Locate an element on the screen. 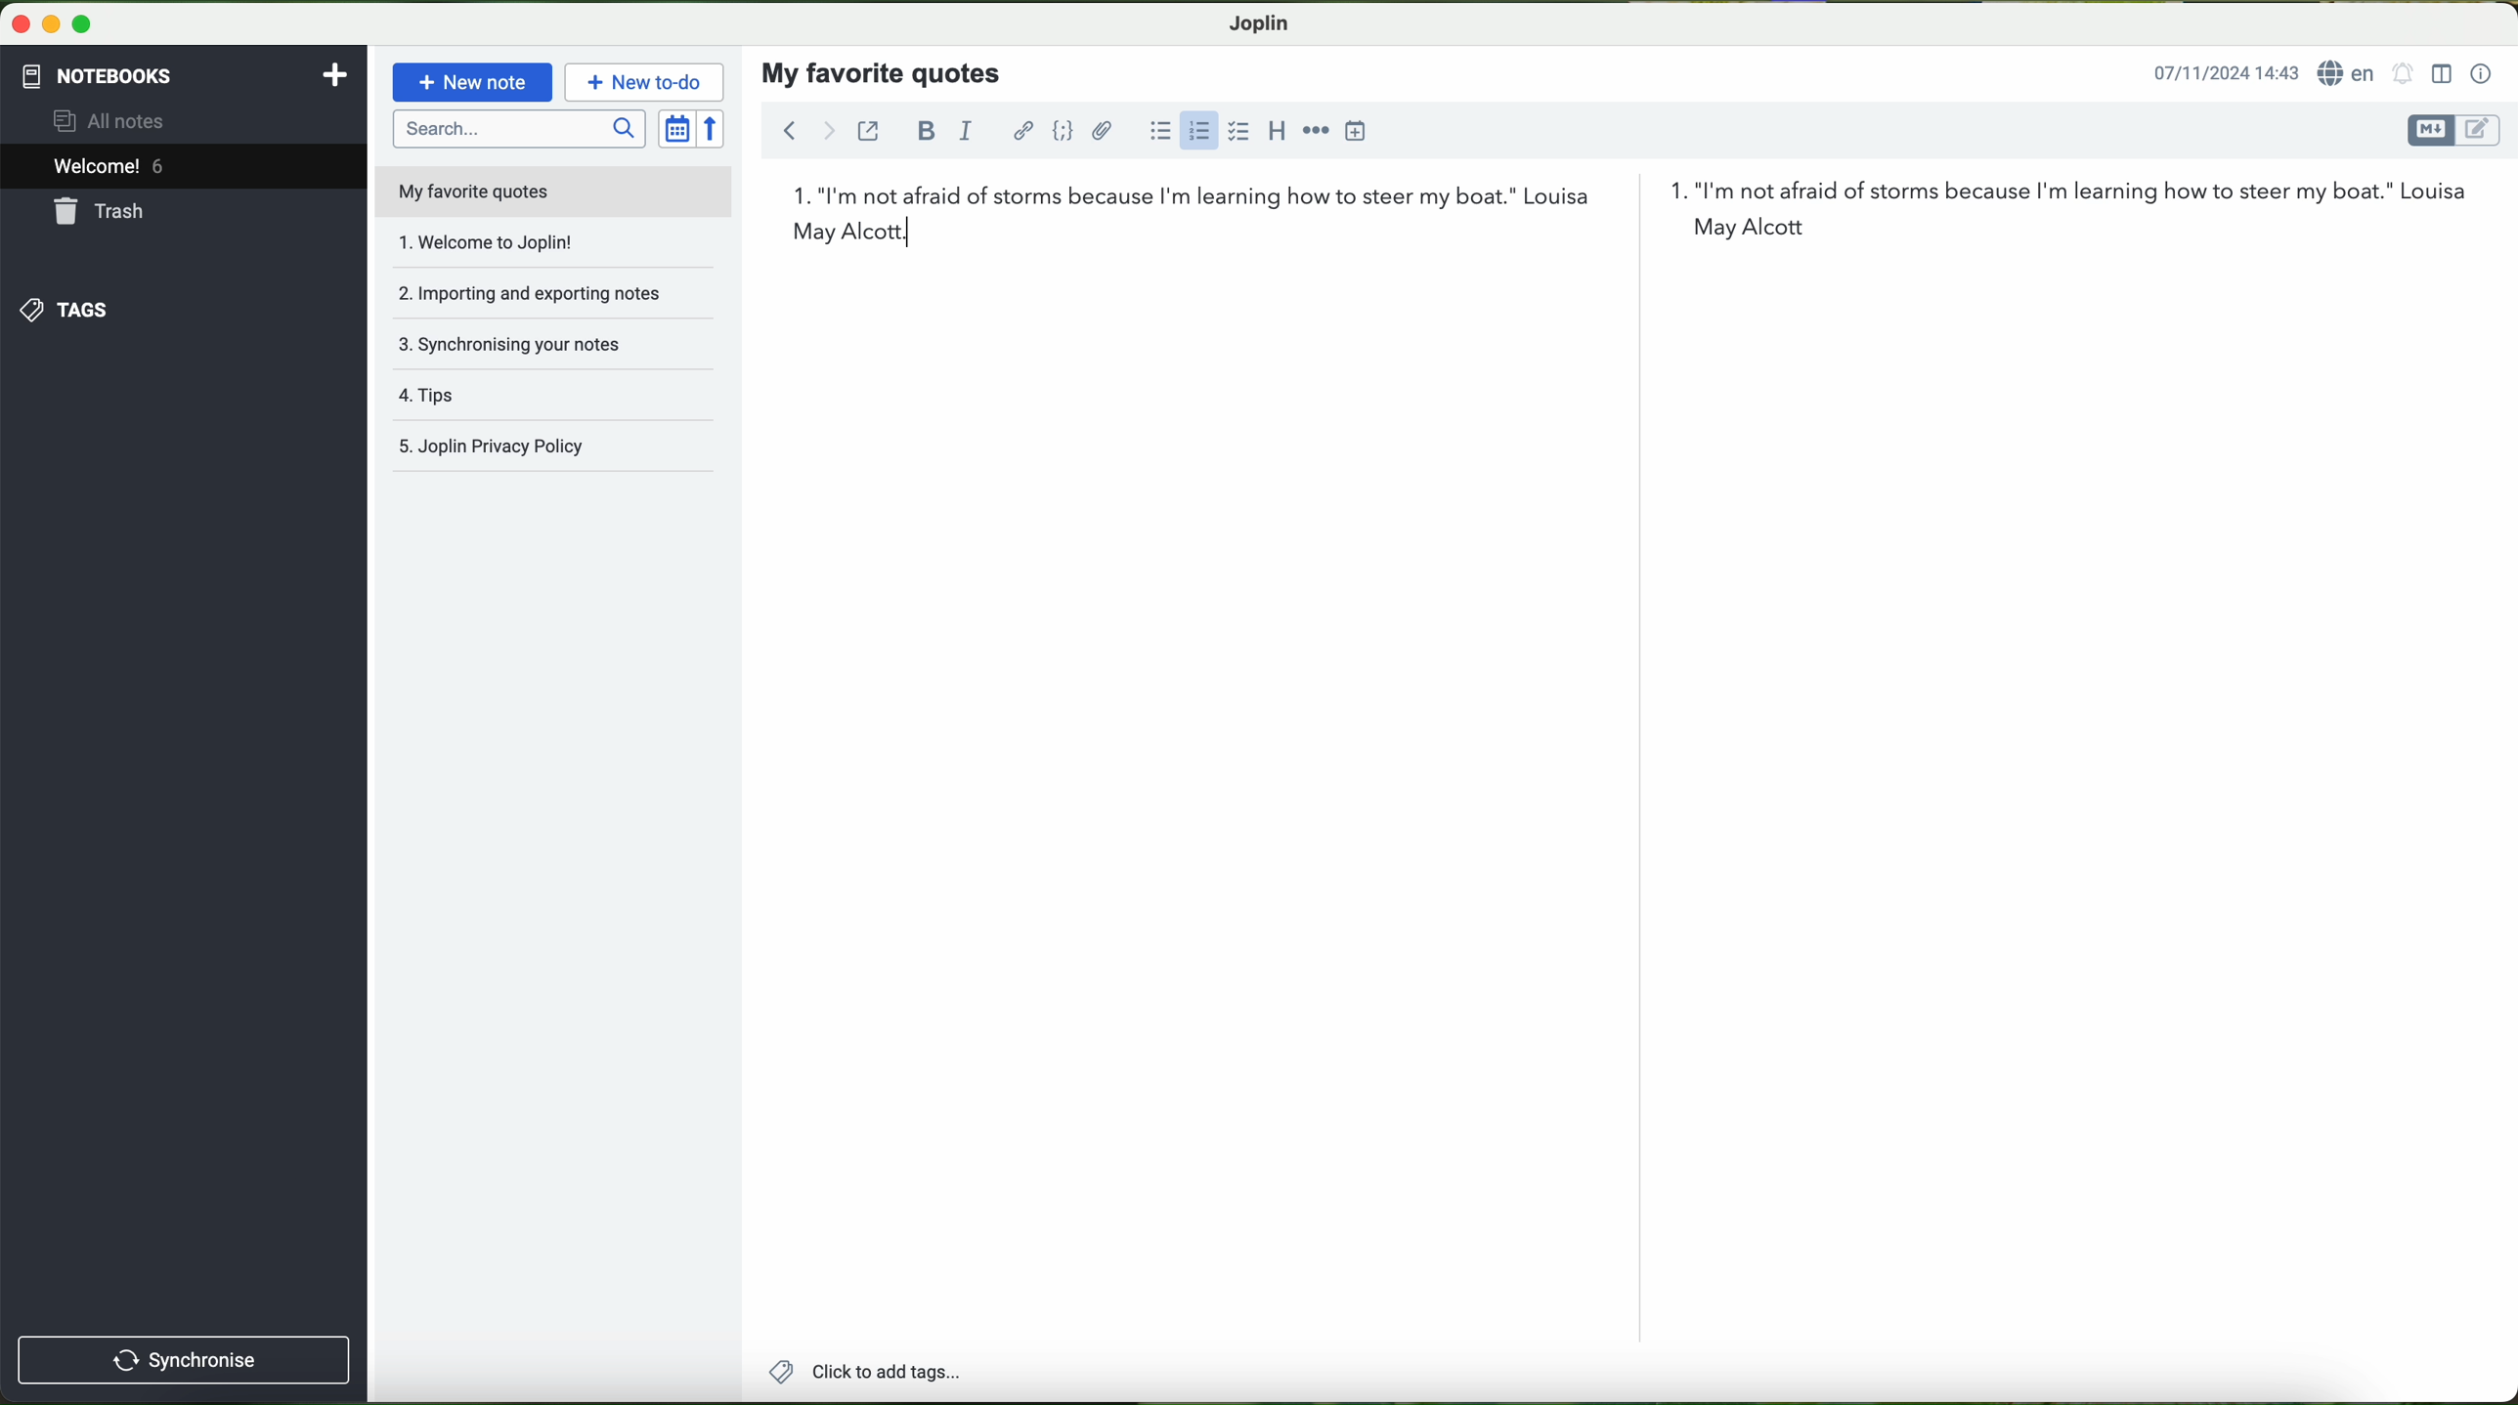 The image size is (2518, 1405). close is located at coordinates (16, 28).